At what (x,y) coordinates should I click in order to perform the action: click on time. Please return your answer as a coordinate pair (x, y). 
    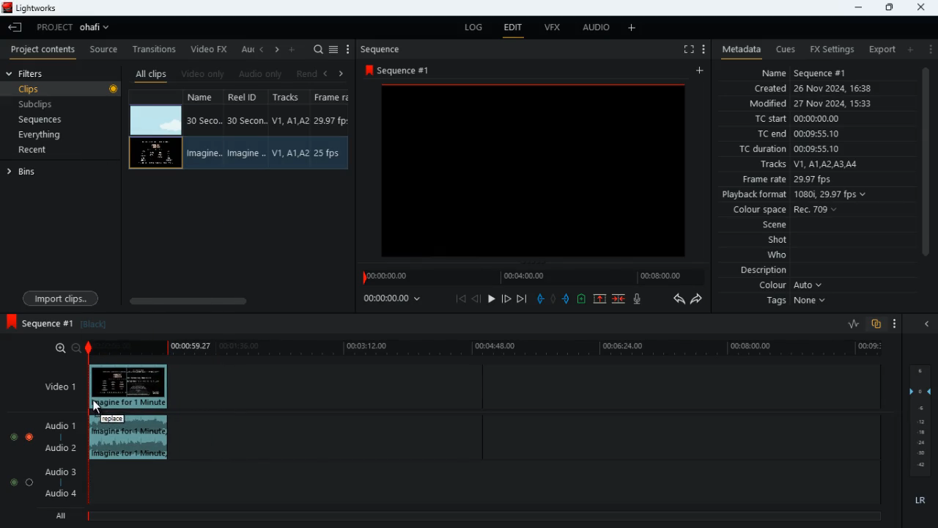
    Looking at the image, I should click on (395, 299).